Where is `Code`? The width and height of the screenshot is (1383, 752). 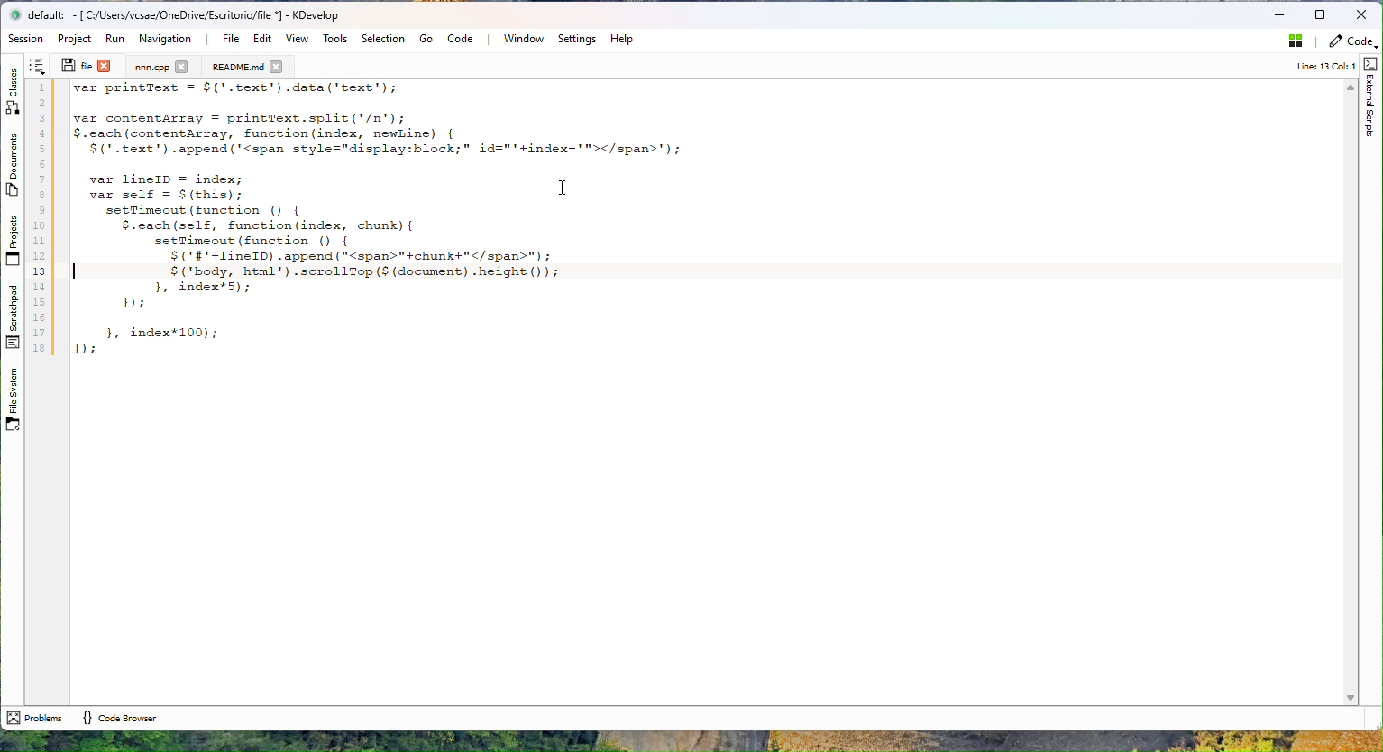 Code is located at coordinates (463, 38).